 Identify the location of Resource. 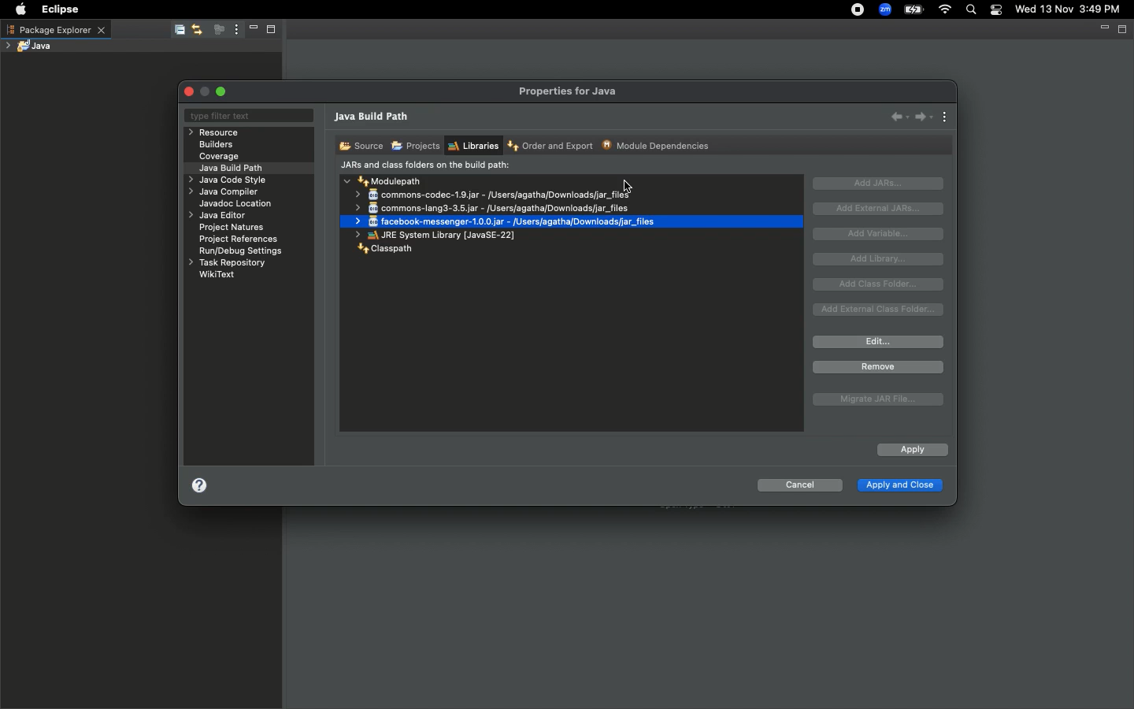
(216, 132).